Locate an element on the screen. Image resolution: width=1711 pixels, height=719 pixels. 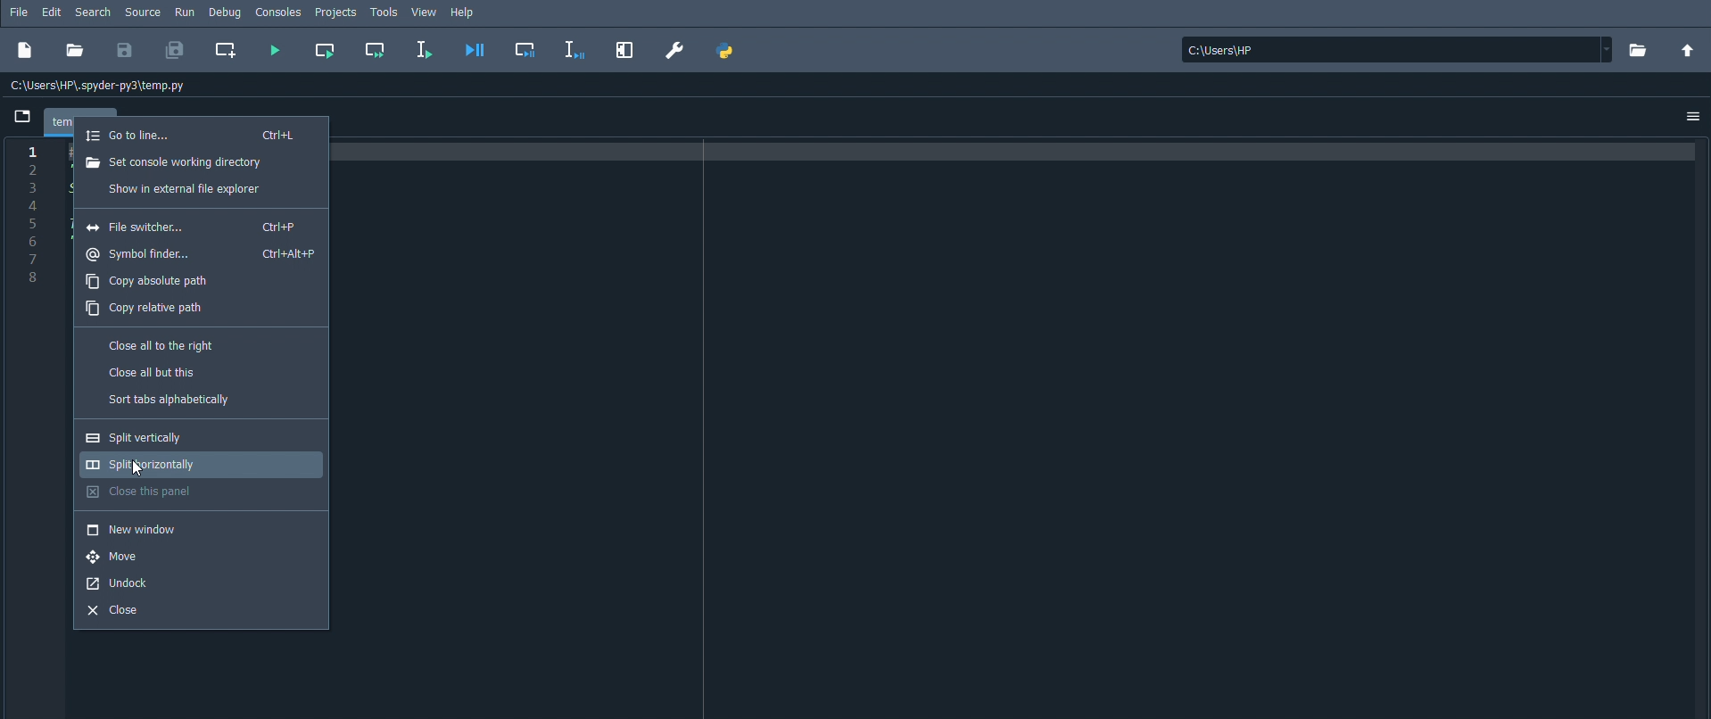
View is located at coordinates (424, 12).